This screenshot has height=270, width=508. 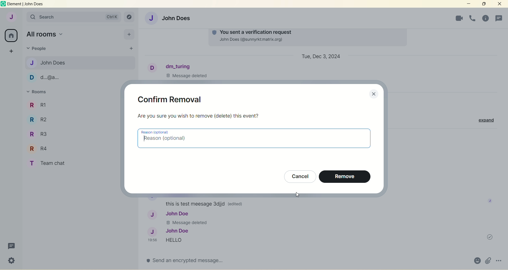 What do you see at coordinates (207, 203) in the screenshot?
I see `this is test message Sdjjd (edited)` at bounding box center [207, 203].